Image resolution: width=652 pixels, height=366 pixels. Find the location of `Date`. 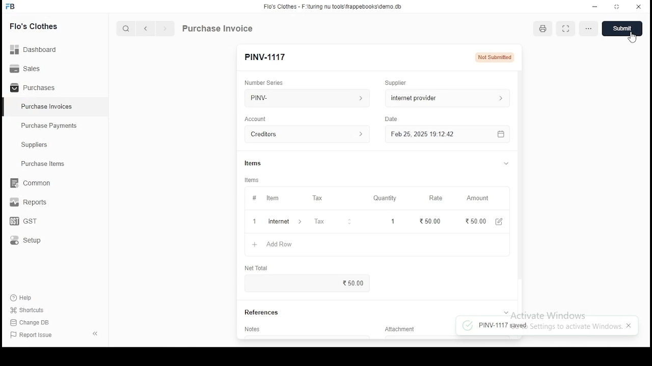

Date is located at coordinates (392, 119).